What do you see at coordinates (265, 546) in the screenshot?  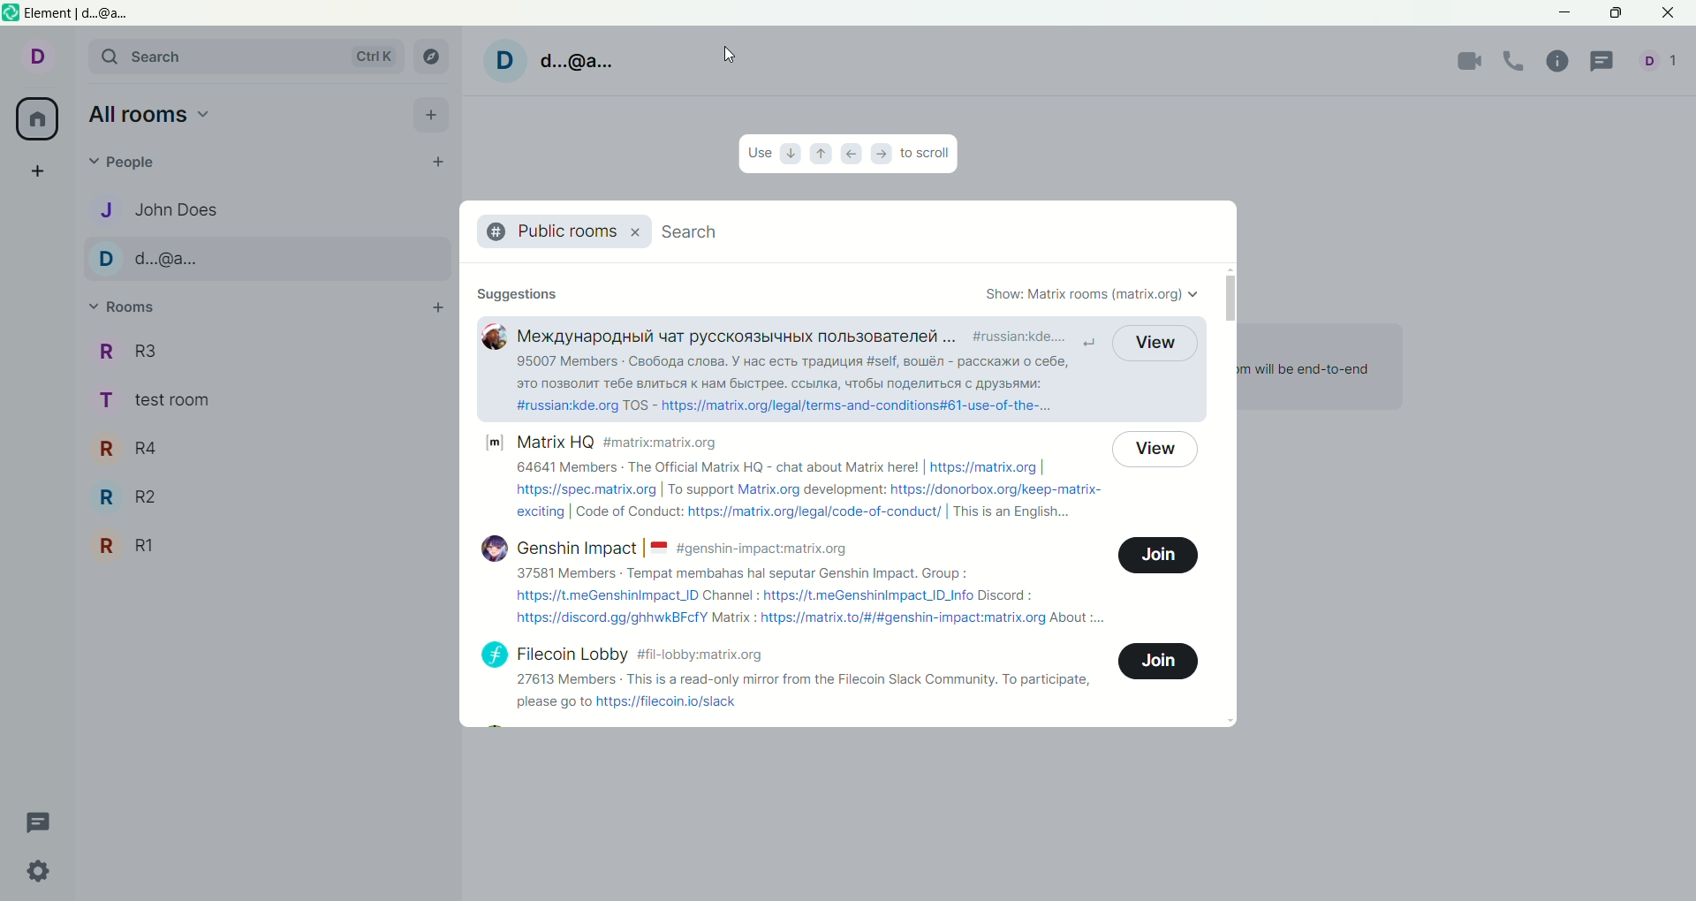 I see `R1` at bounding box center [265, 546].